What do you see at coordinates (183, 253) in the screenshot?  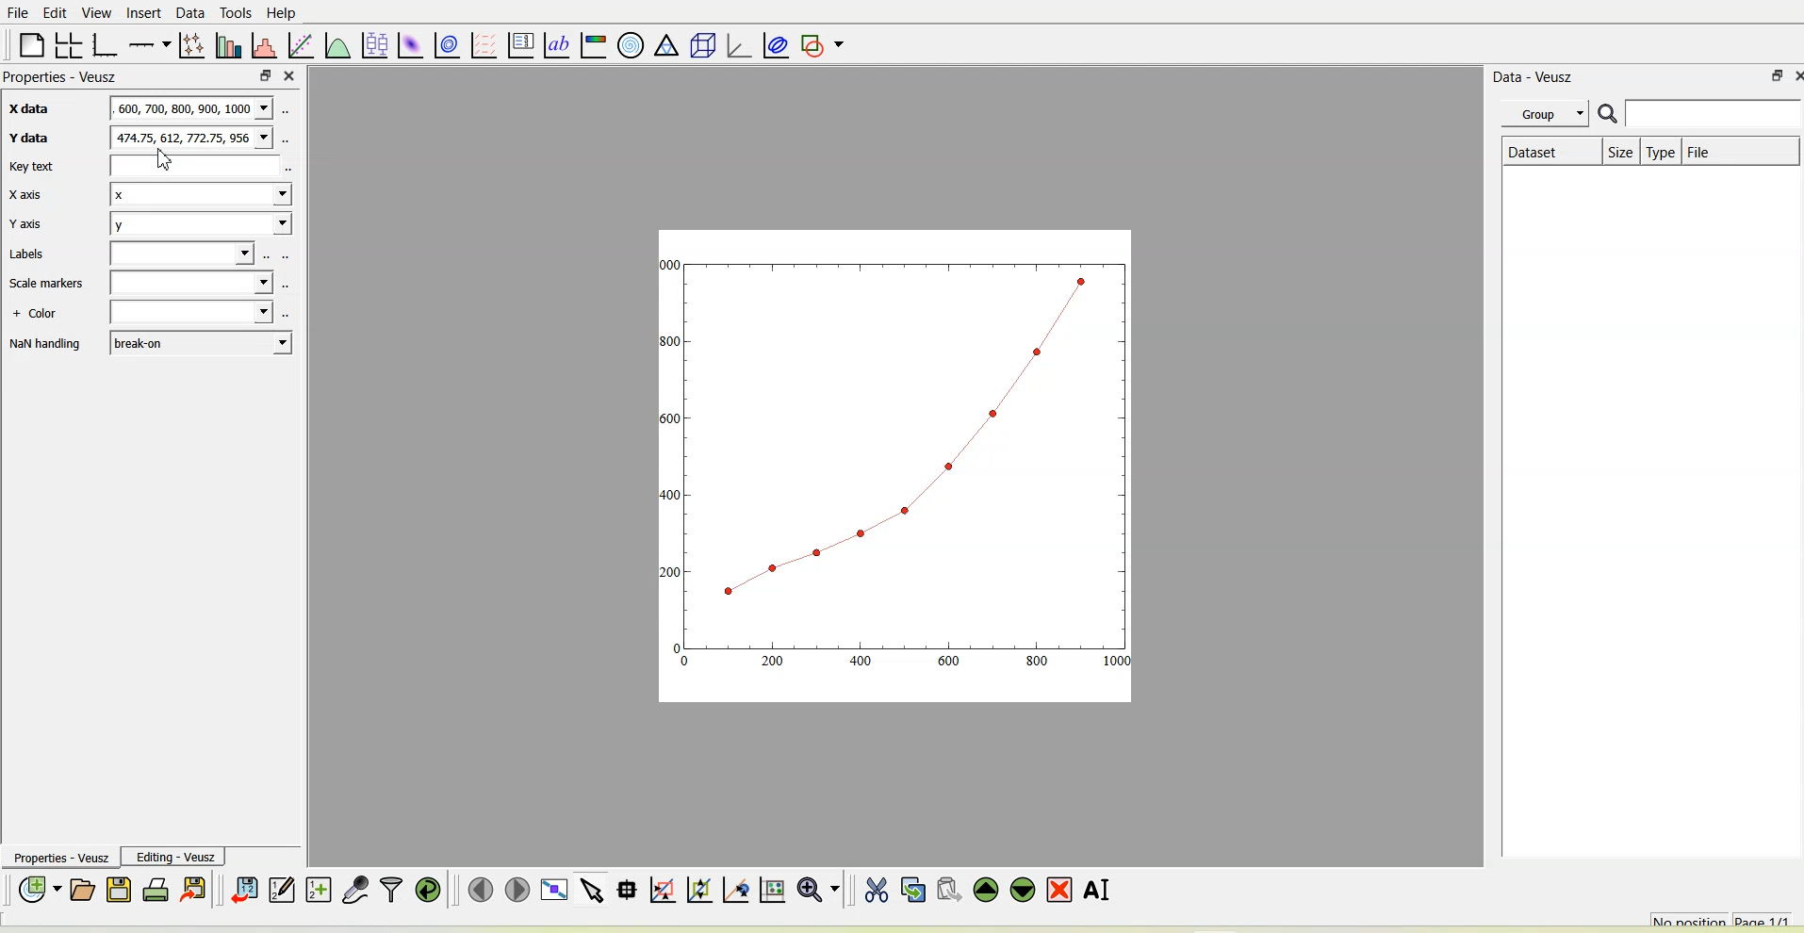 I see `Blank` at bounding box center [183, 253].